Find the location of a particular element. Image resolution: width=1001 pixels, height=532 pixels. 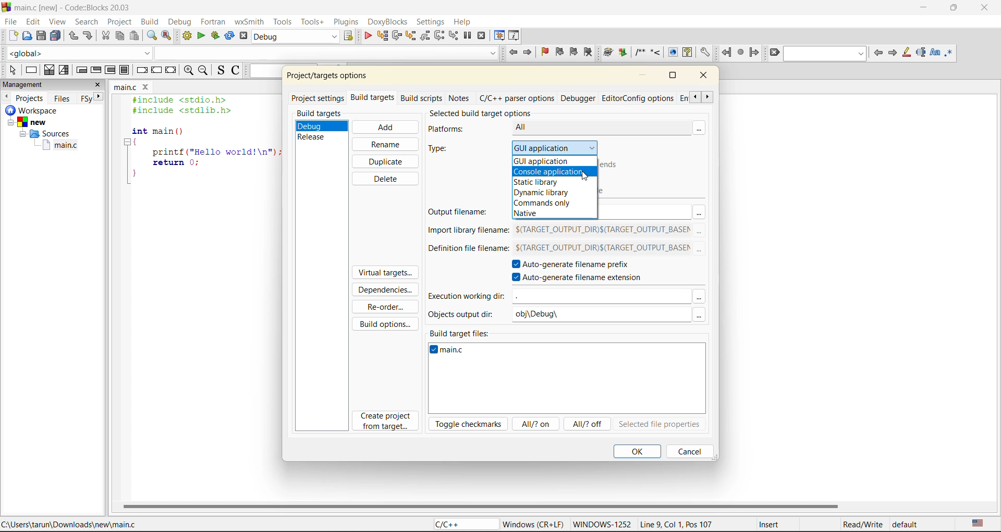

dynamic library is located at coordinates (542, 193).